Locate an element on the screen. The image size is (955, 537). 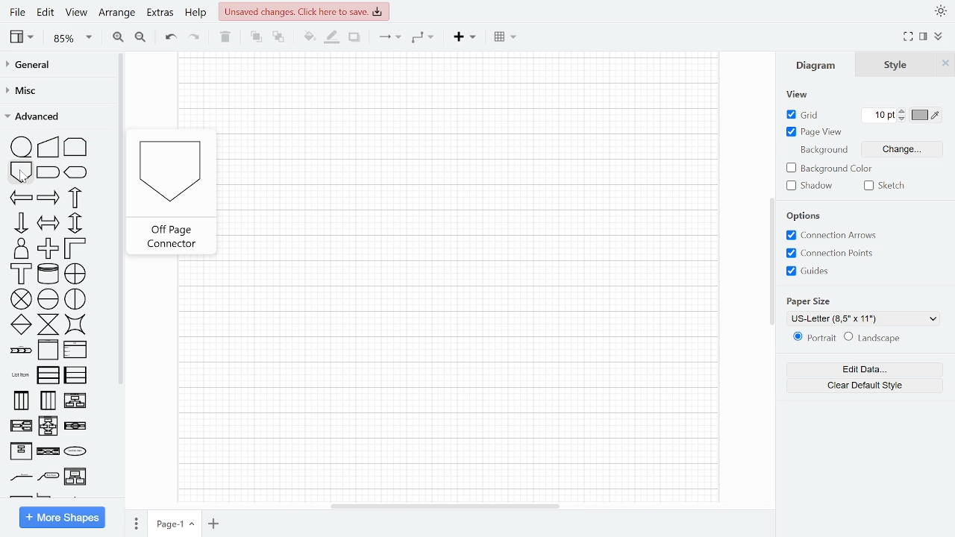
arrow right is located at coordinates (48, 199).